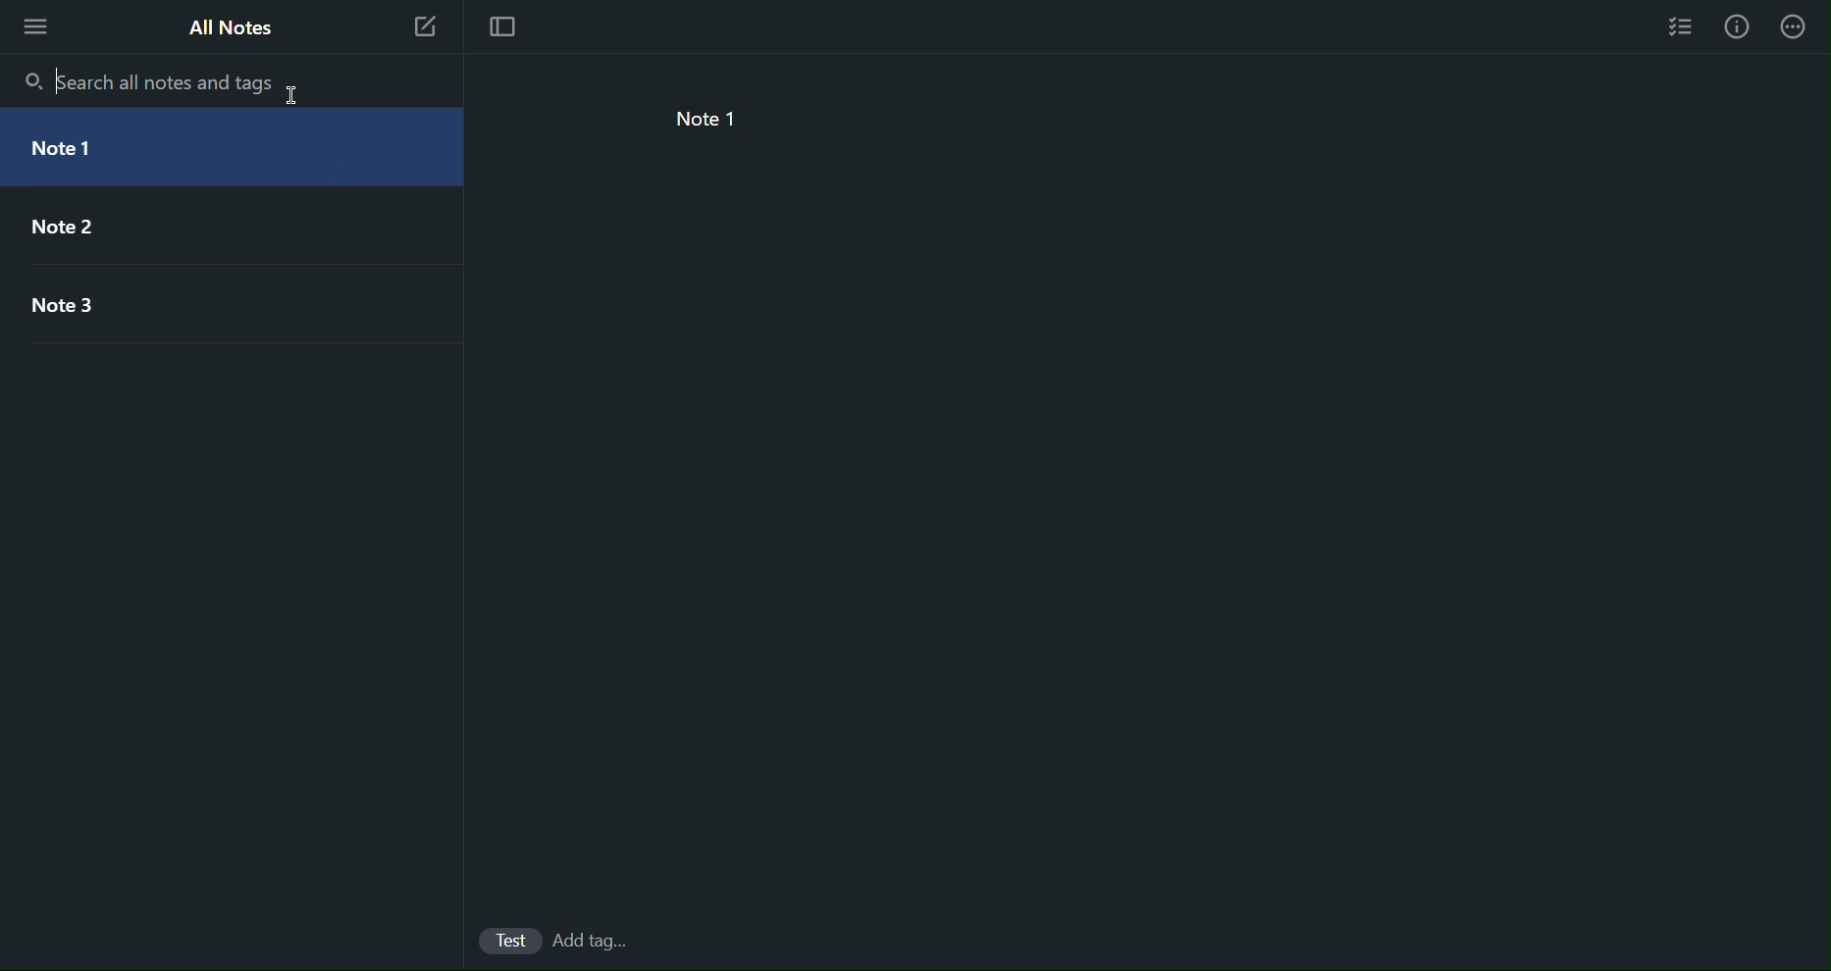 The image size is (1831, 971). Describe the element at coordinates (1737, 26) in the screenshot. I see `Info` at that location.